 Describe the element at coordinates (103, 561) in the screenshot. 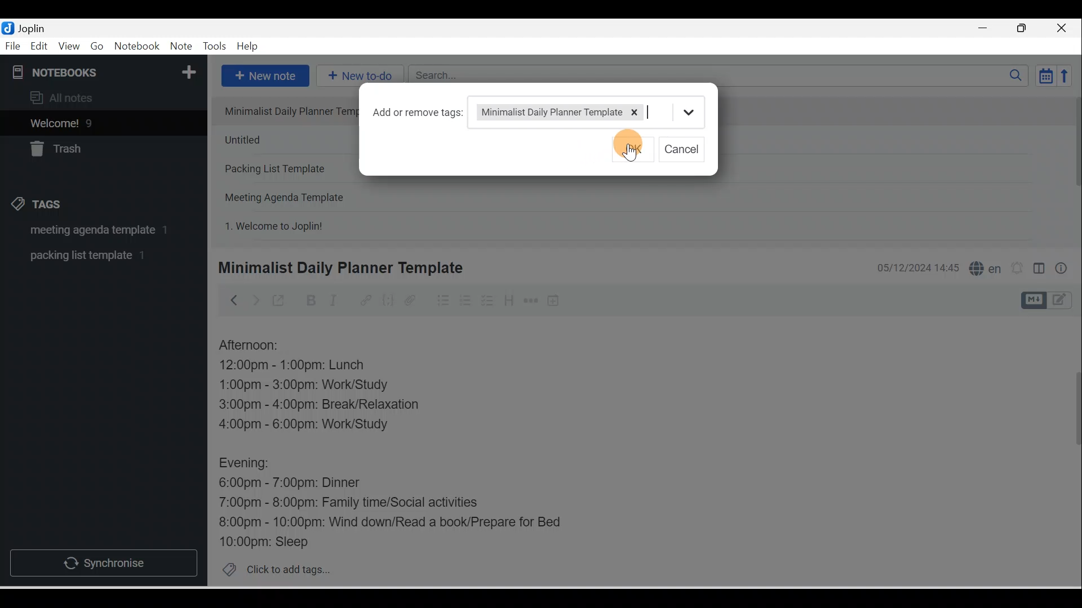

I see `Synchronise` at that location.